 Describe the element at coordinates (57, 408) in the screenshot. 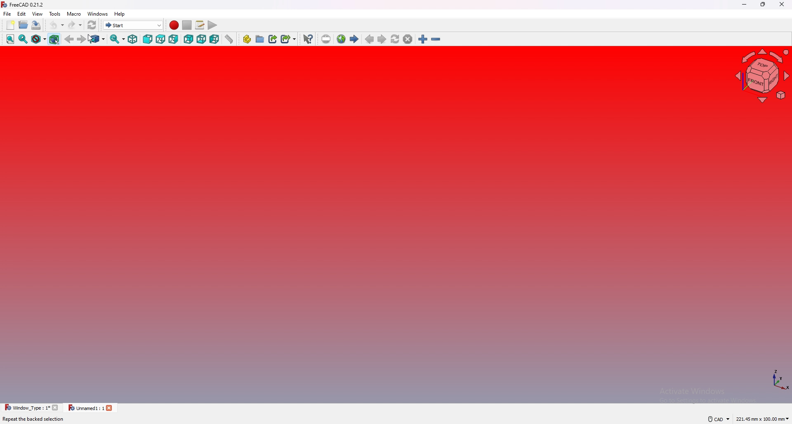

I see `close` at that location.